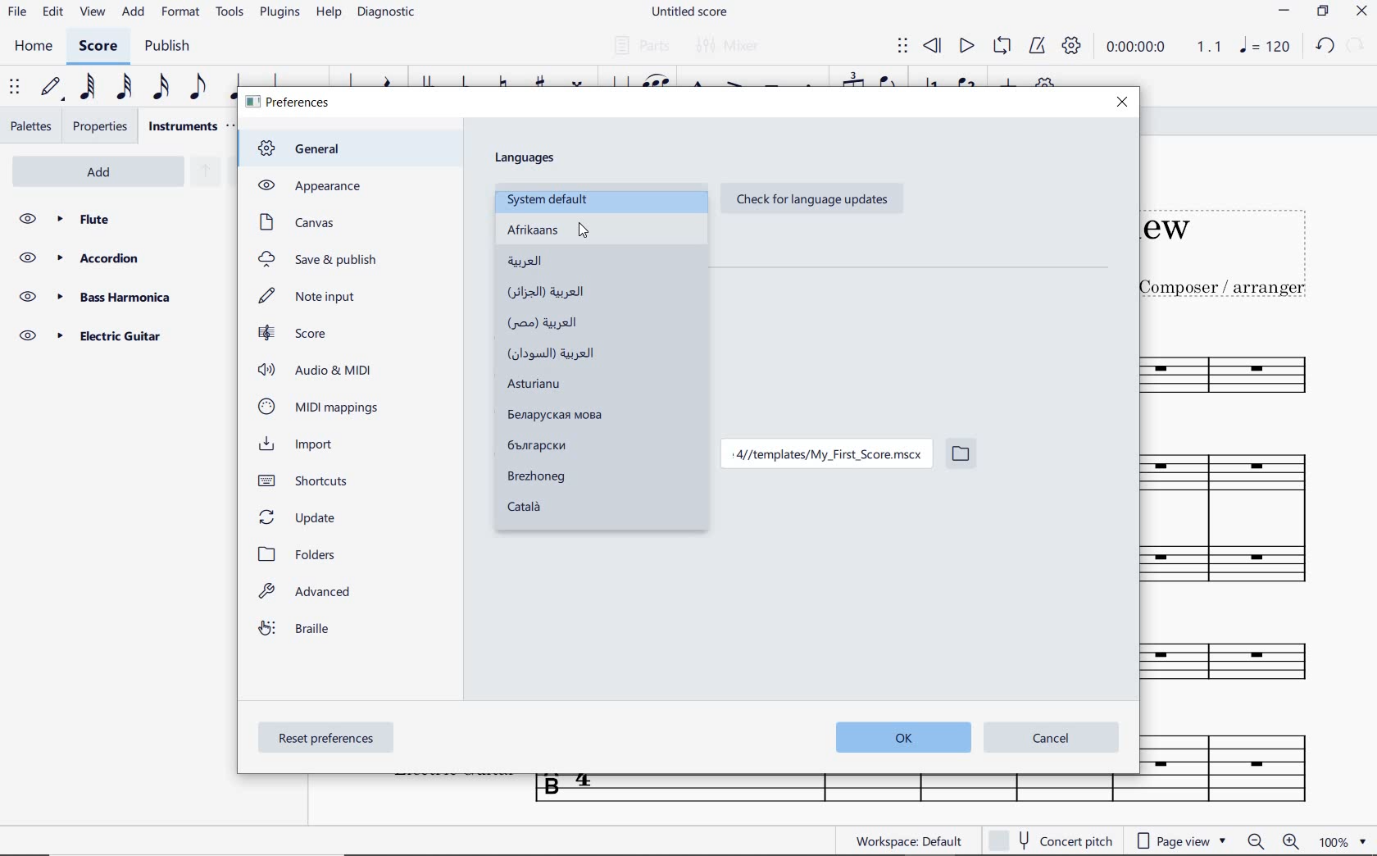  I want to click on publish, so click(170, 48).